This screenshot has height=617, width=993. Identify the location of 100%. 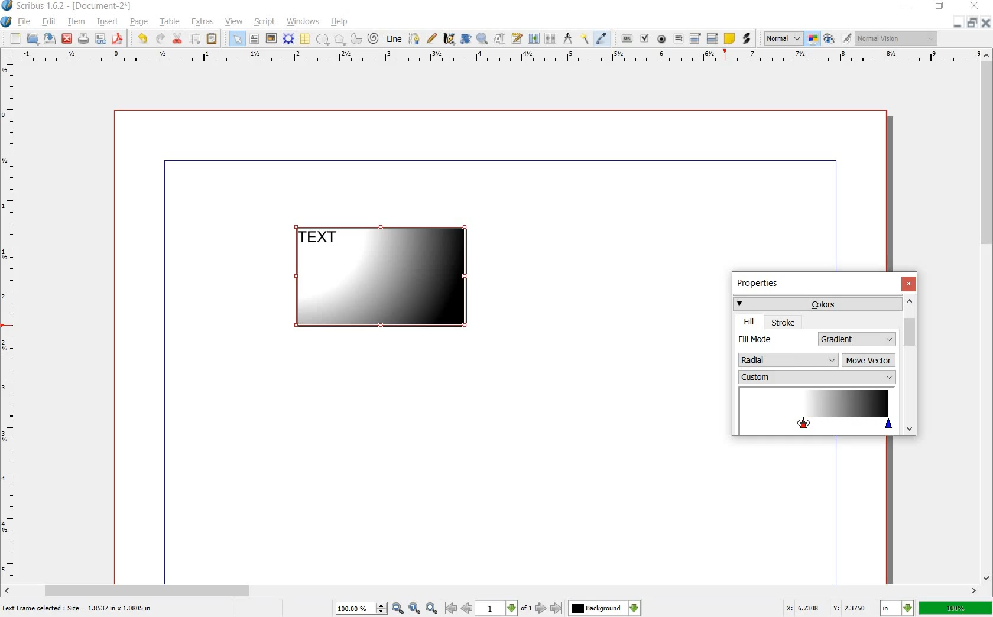
(355, 608).